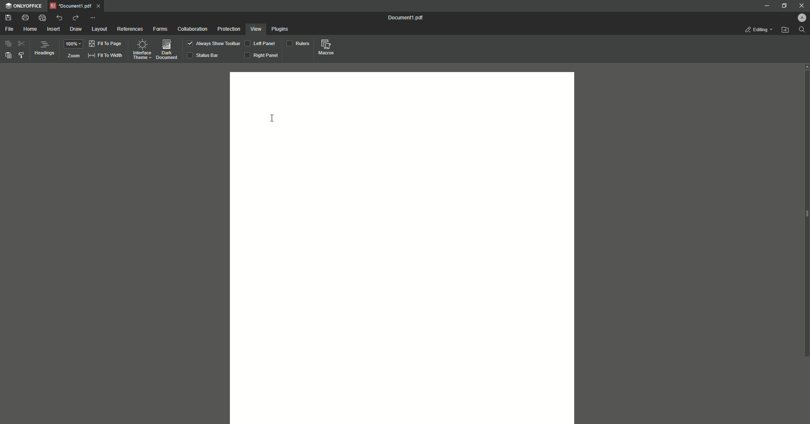  Describe the element at coordinates (43, 18) in the screenshot. I see `Quick print` at that location.